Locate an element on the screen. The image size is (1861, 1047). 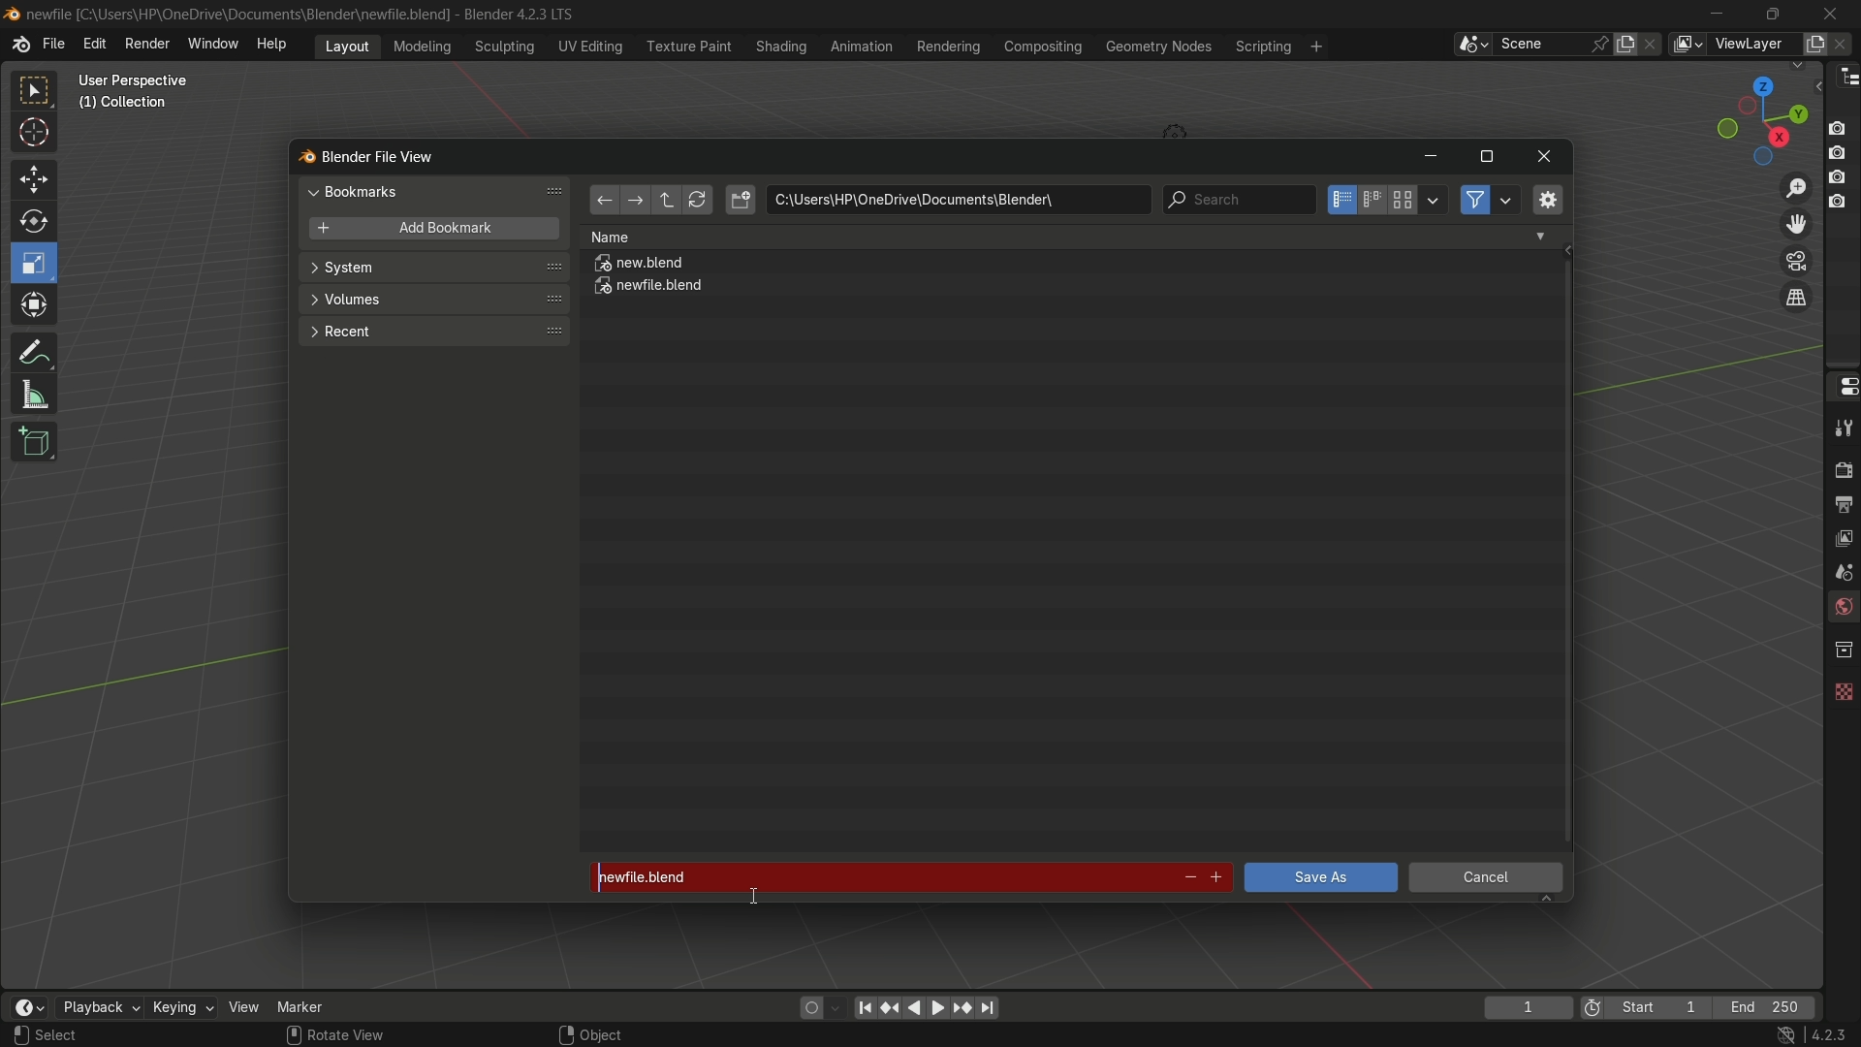
scripting menu is located at coordinates (1261, 47).